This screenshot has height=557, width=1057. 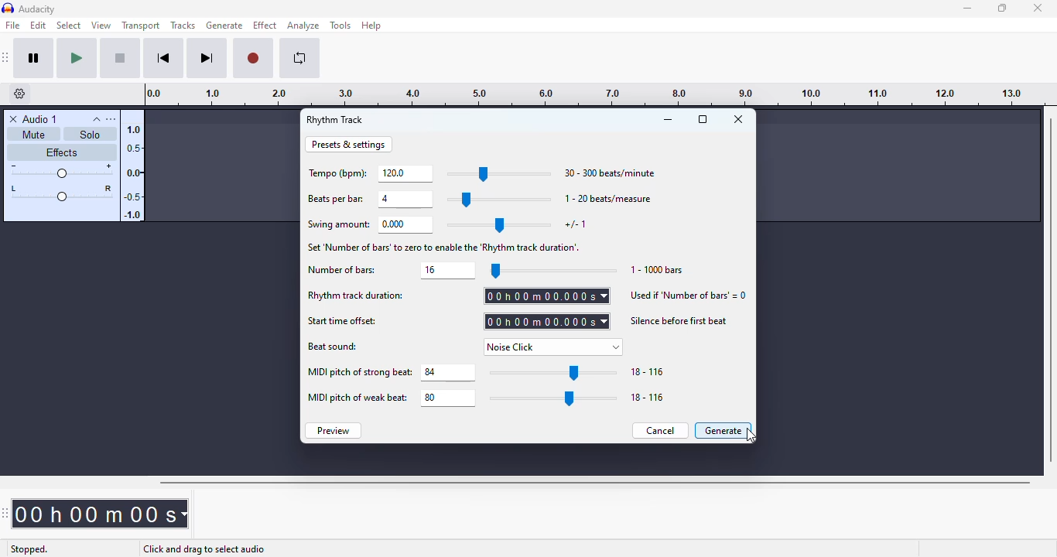 What do you see at coordinates (357, 398) in the screenshot?
I see `MIDI pitch of weak beat` at bounding box center [357, 398].